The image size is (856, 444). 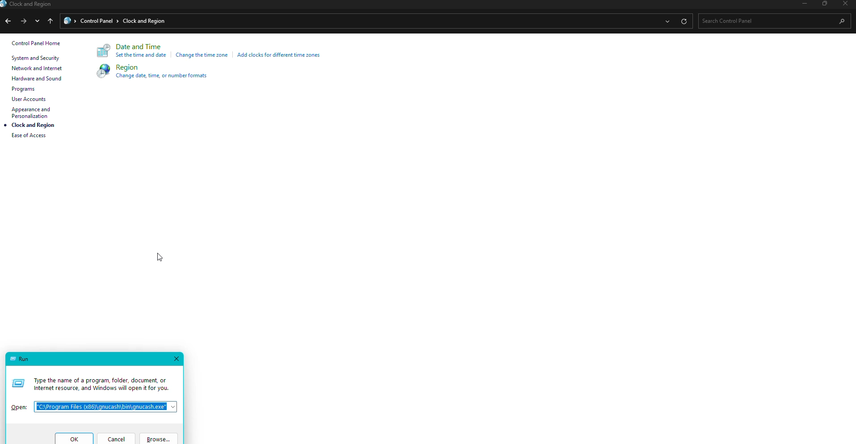 What do you see at coordinates (29, 99) in the screenshot?
I see `User accounts` at bounding box center [29, 99].